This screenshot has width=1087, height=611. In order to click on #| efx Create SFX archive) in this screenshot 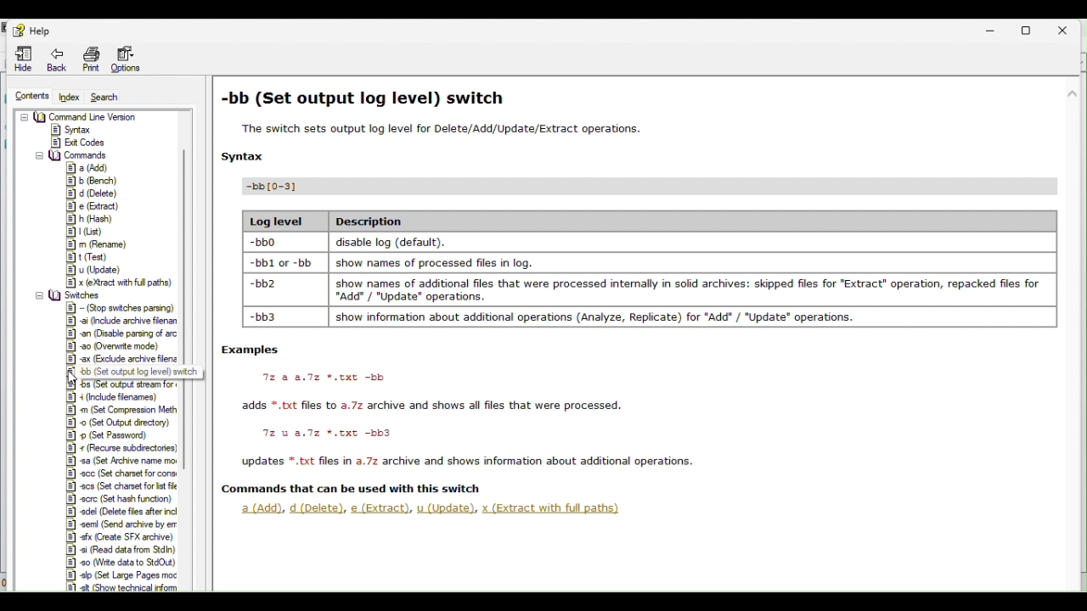, I will do `click(120, 537)`.